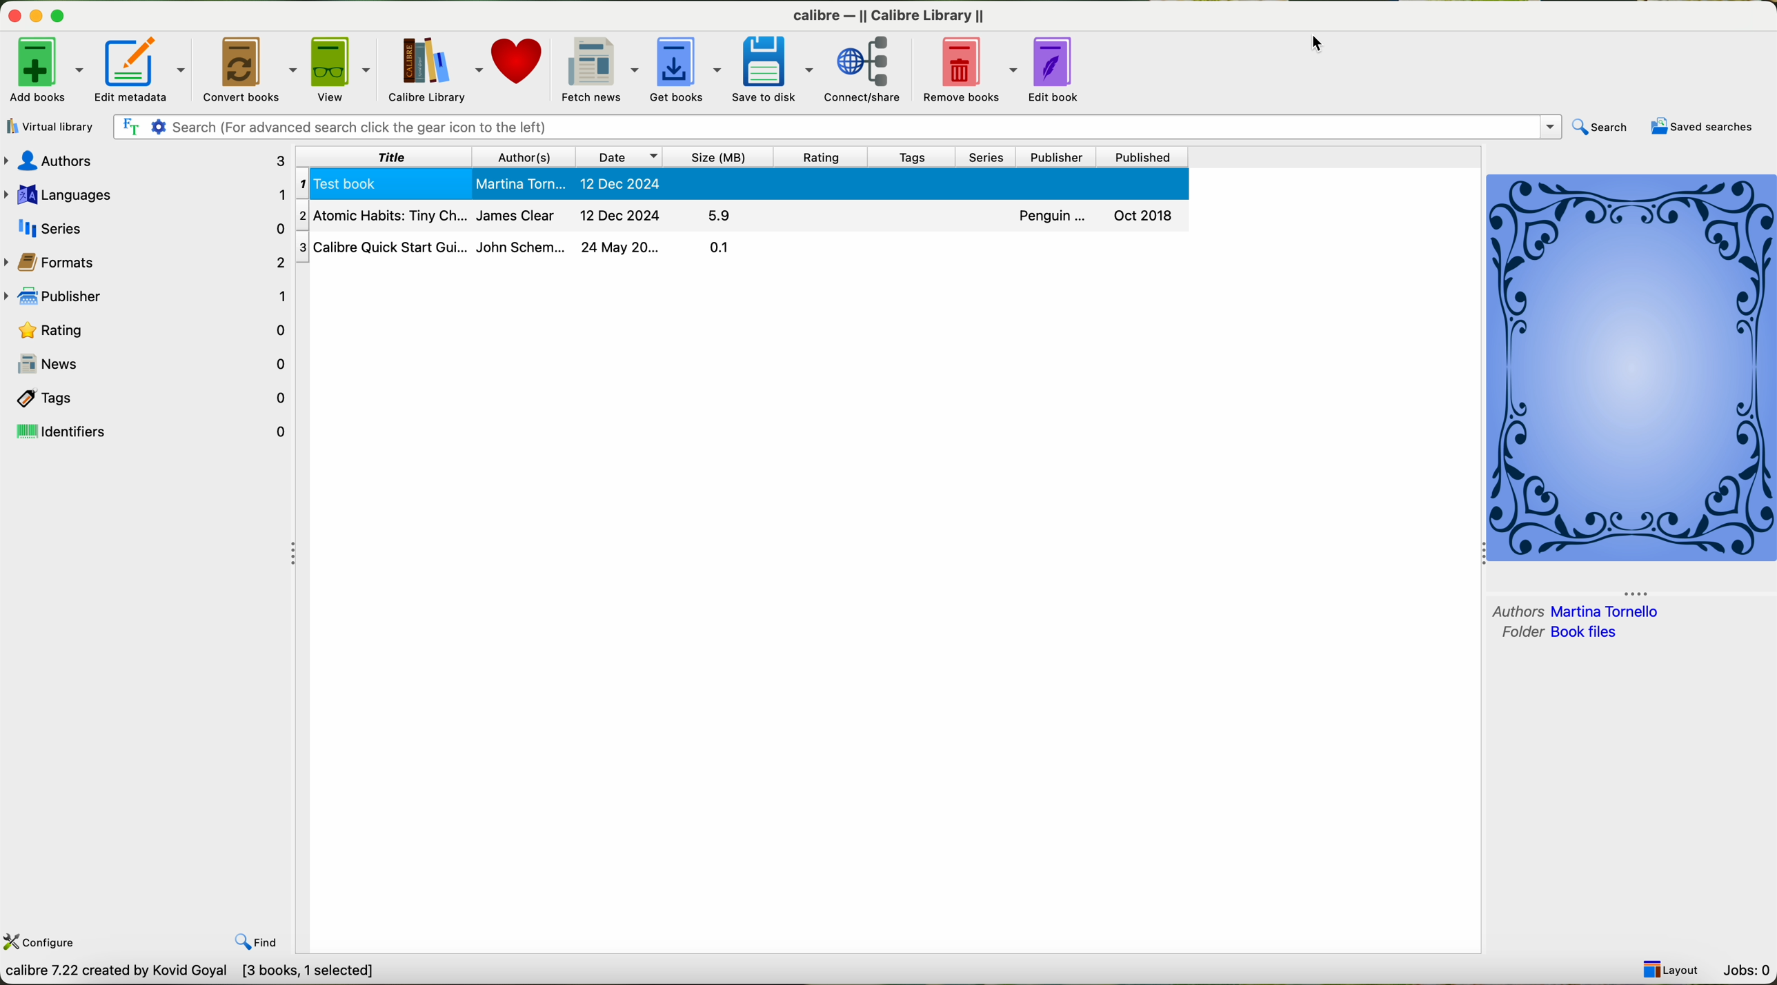 This screenshot has height=985, width=1777. What do you see at coordinates (257, 944) in the screenshot?
I see `find` at bounding box center [257, 944].